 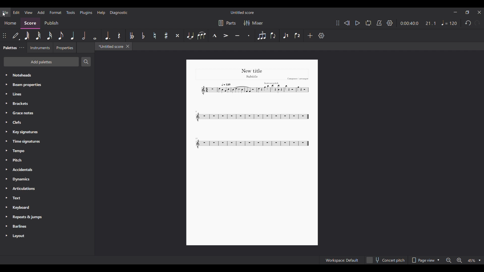 What do you see at coordinates (47, 85) in the screenshot?
I see `Beam properties` at bounding box center [47, 85].